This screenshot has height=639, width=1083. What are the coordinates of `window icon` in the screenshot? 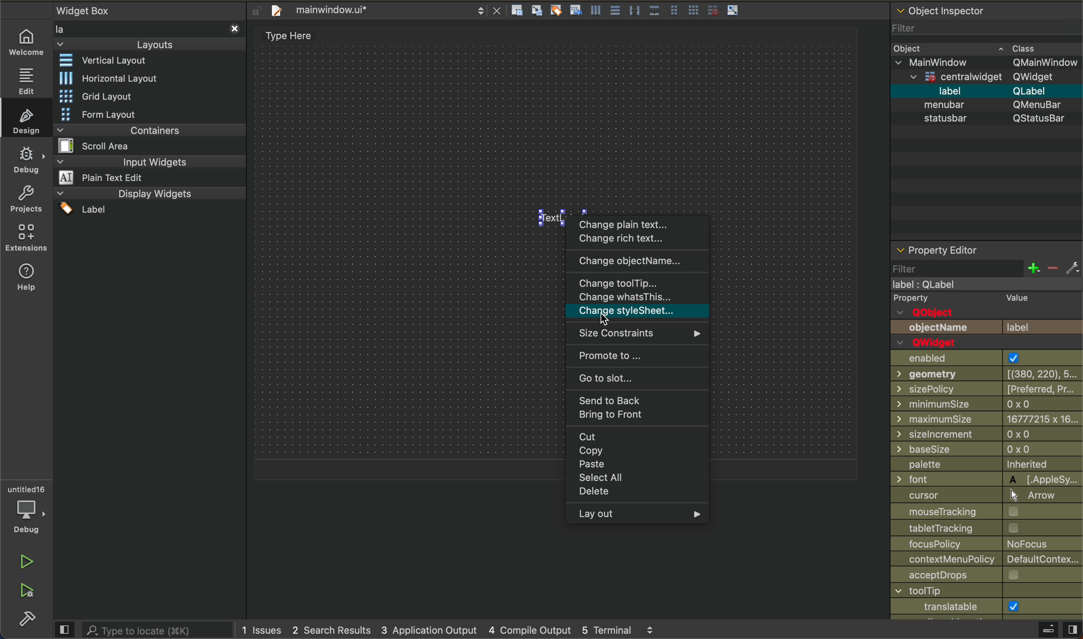 It's located at (986, 606).